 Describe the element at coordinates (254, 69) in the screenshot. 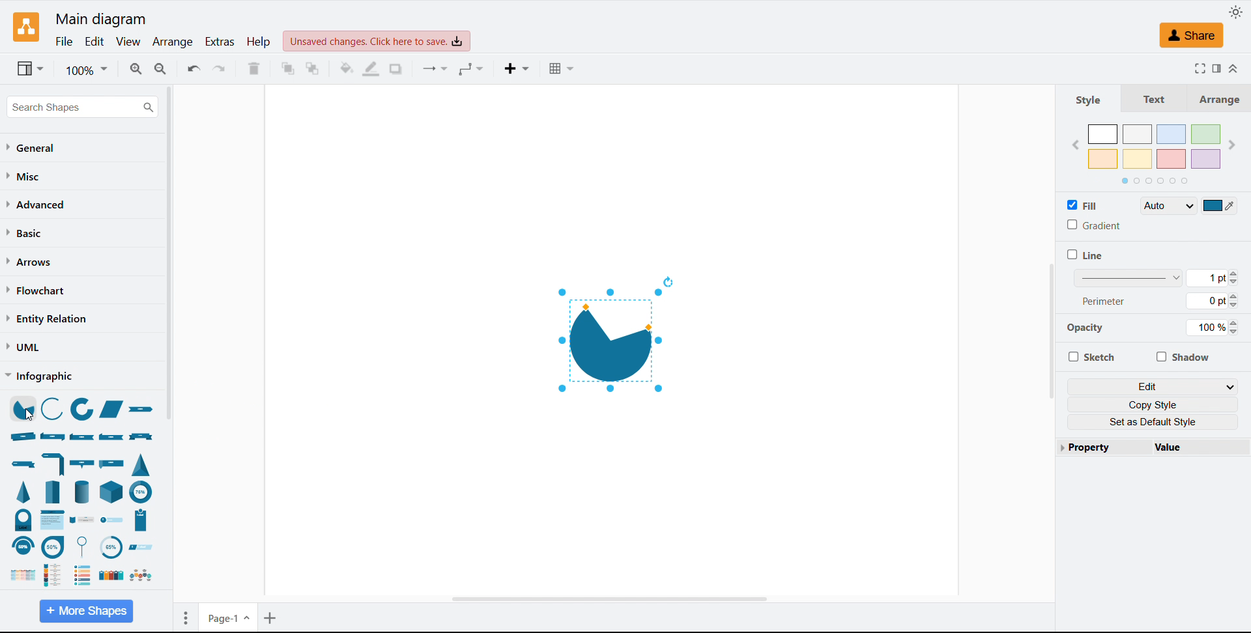

I see `Delete ` at that location.